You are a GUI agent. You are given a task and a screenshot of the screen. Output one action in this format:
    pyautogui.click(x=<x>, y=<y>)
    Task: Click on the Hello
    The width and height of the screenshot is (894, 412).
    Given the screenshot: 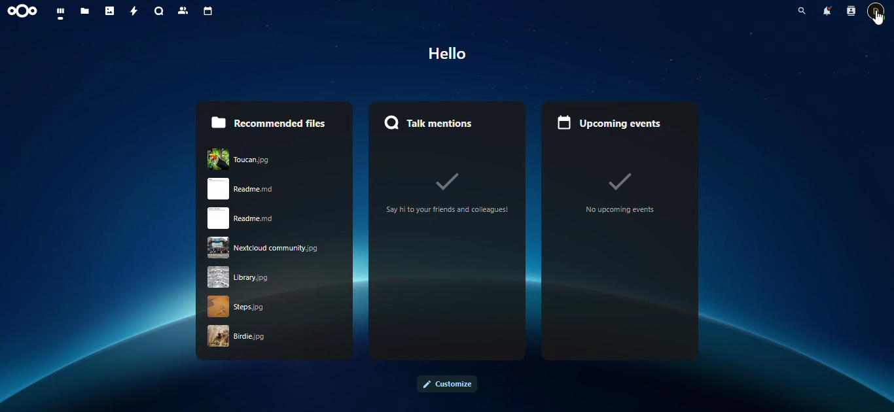 What is the action you would take?
    pyautogui.click(x=447, y=54)
    